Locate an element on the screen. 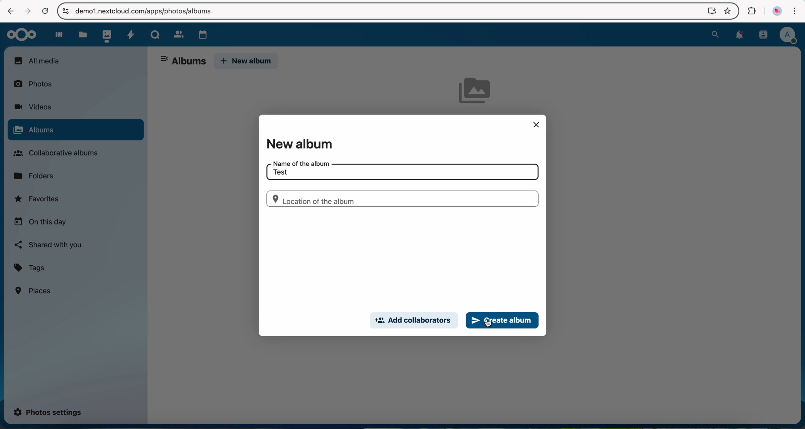  photos is located at coordinates (37, 83).